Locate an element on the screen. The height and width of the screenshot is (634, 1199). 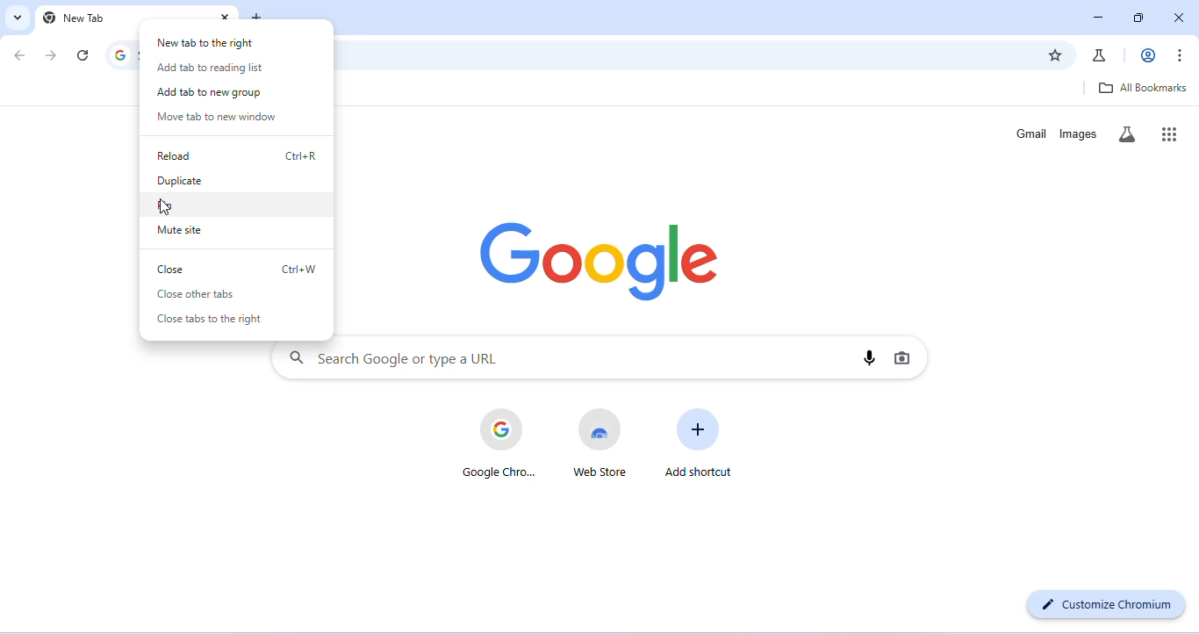
minimize is located at coordinates (1096, 19).